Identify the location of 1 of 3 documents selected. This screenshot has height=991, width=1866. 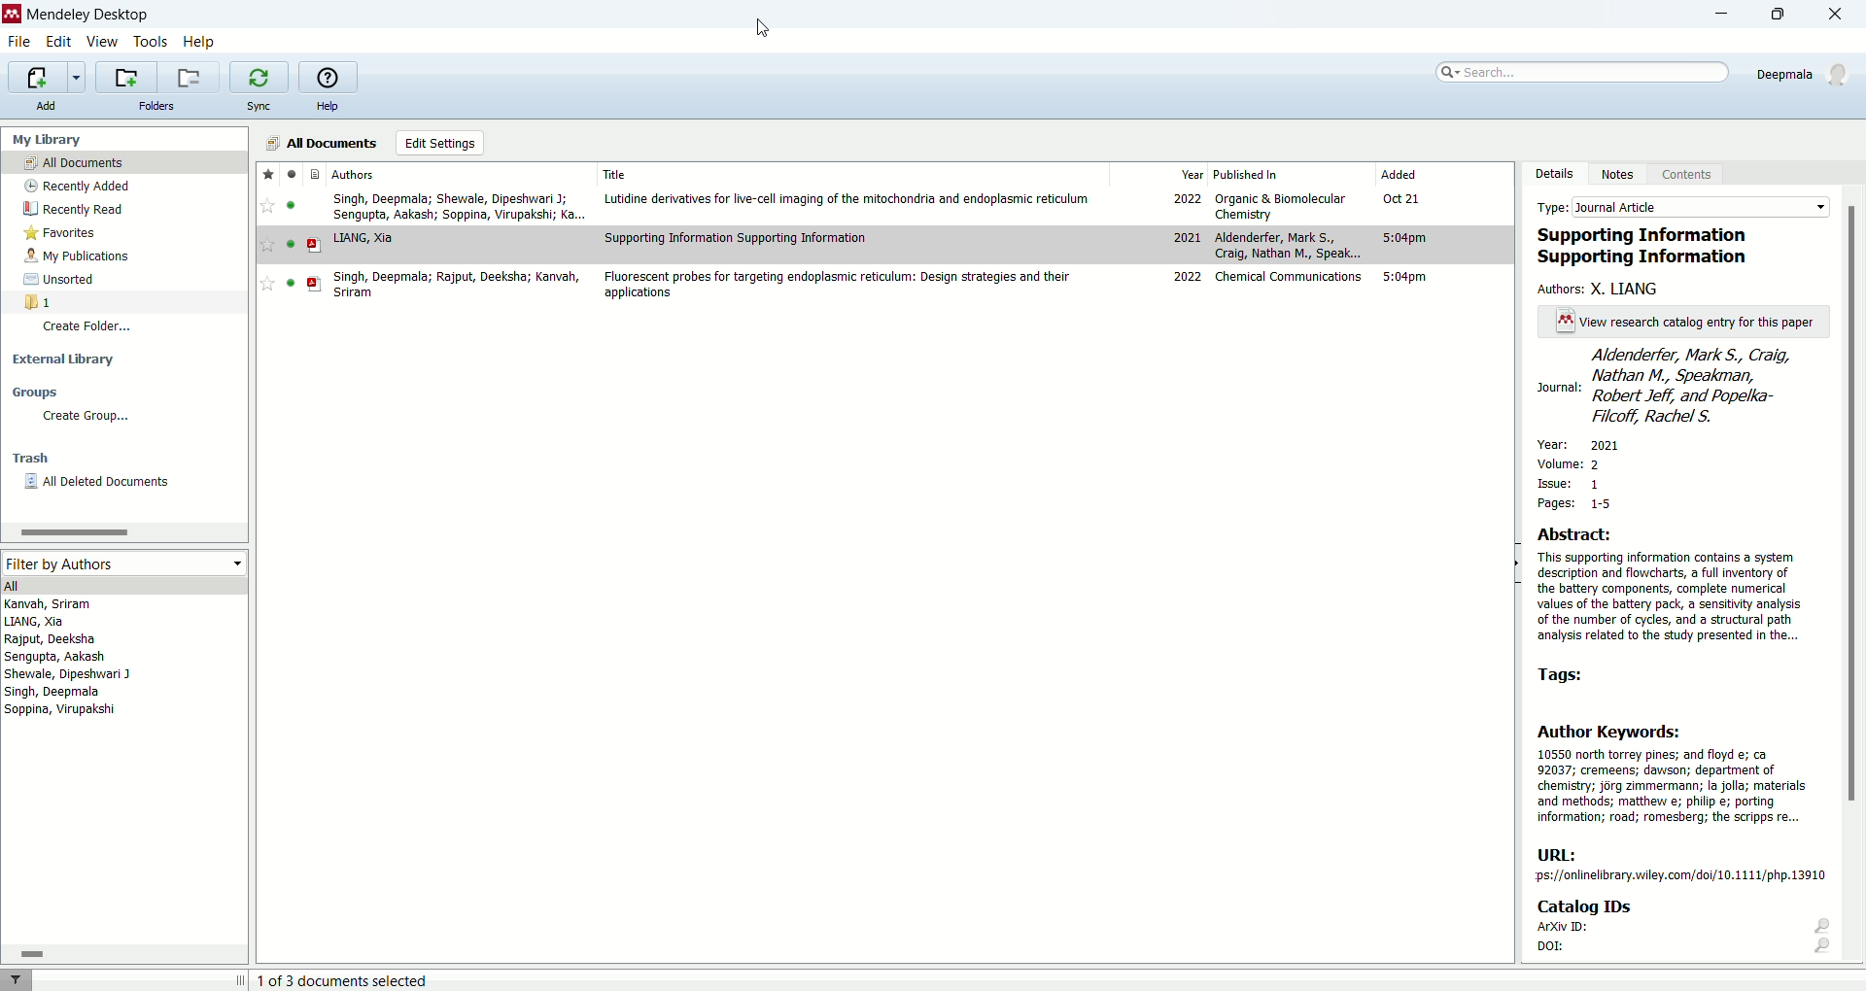
(343, 979).